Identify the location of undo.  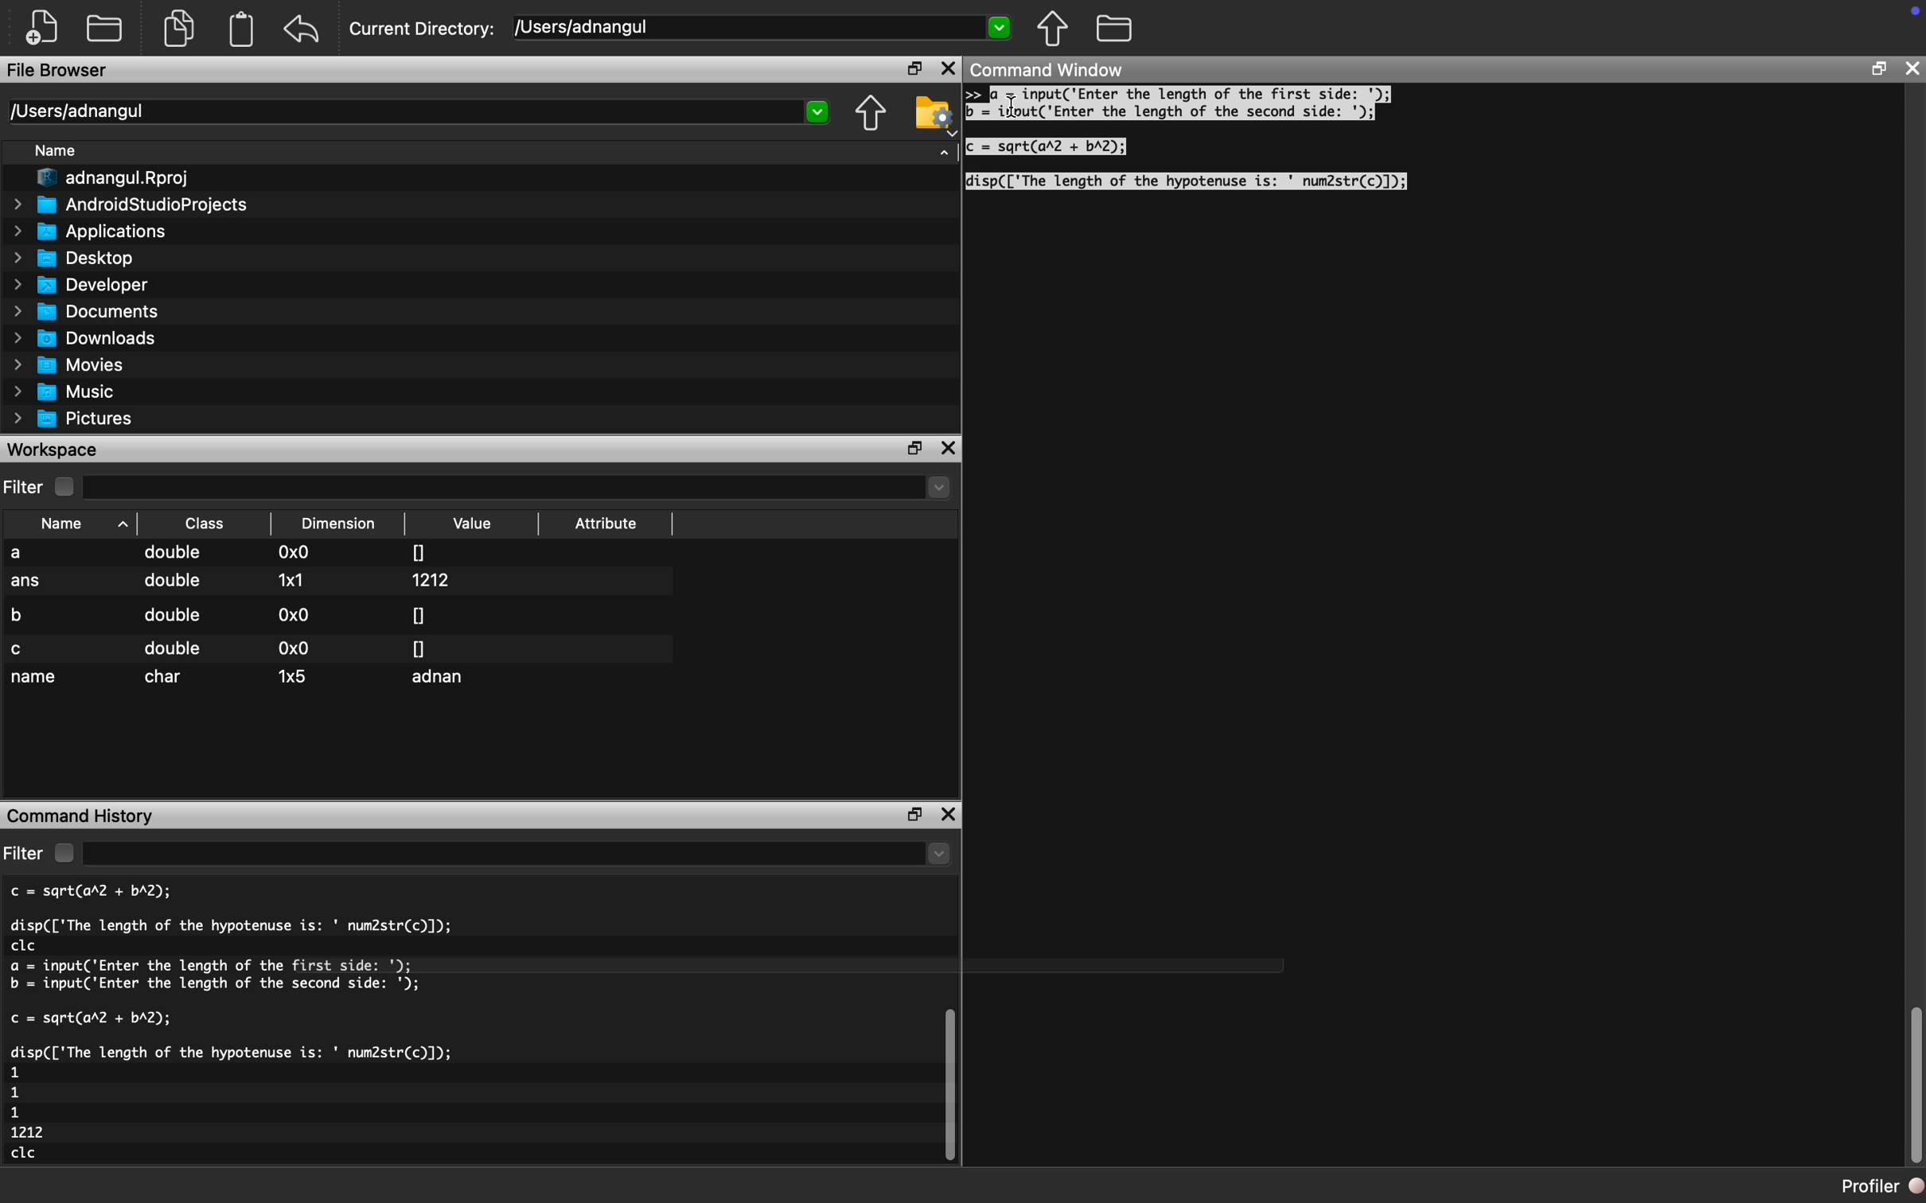
(302, 29).